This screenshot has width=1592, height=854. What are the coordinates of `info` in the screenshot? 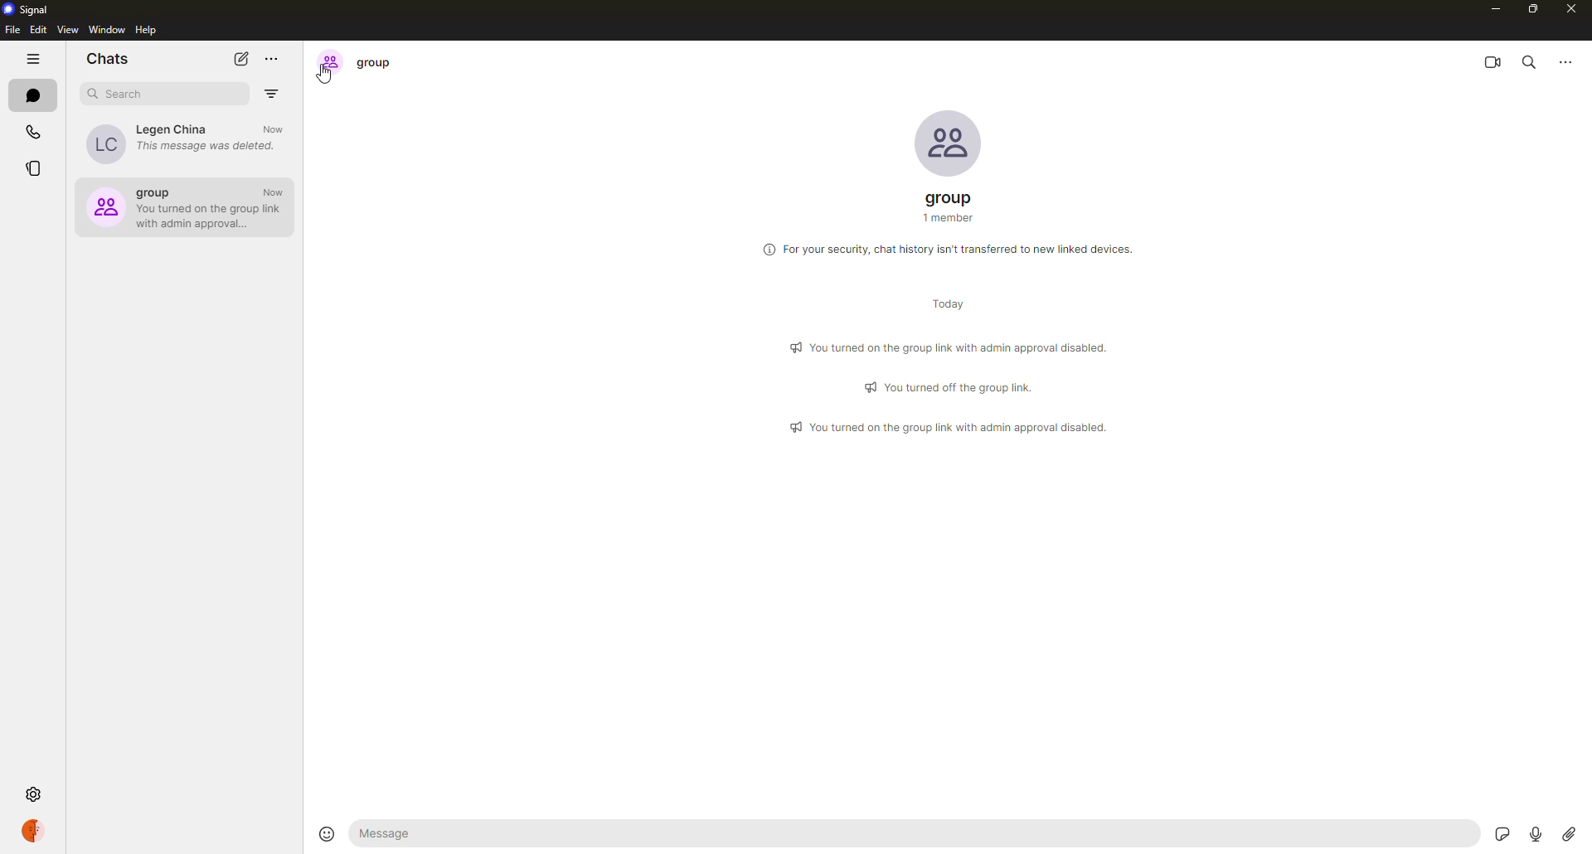 It's located at (954, 347).